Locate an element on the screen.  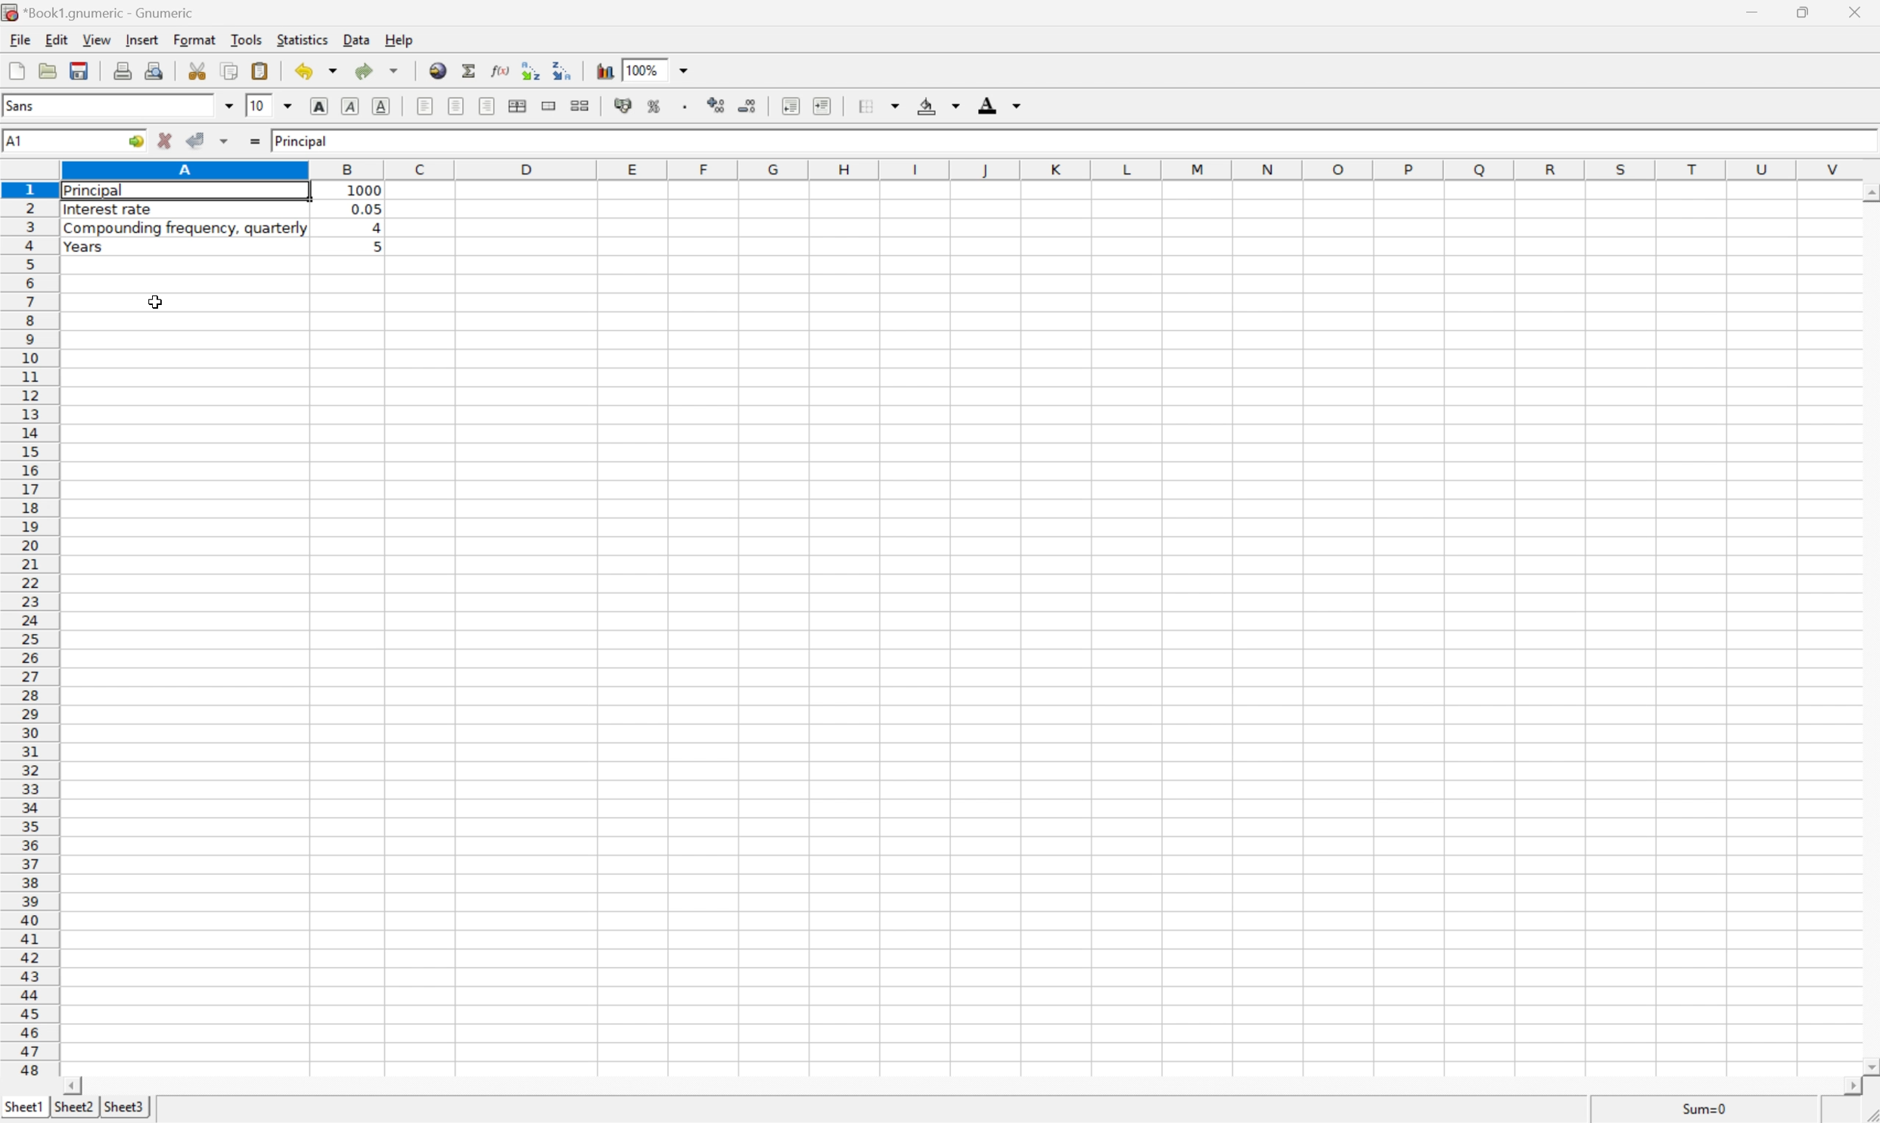
years is located at coordinates (82, 248).